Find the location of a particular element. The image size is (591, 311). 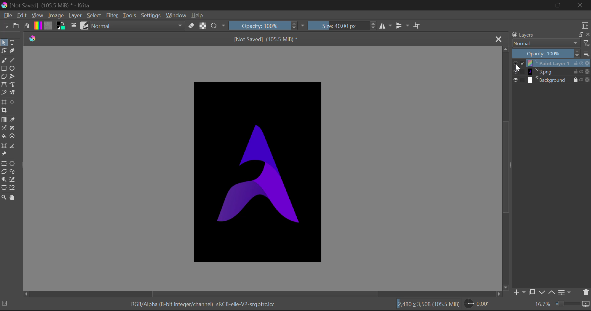

Copy Layer is located at coordinates (533, 292).